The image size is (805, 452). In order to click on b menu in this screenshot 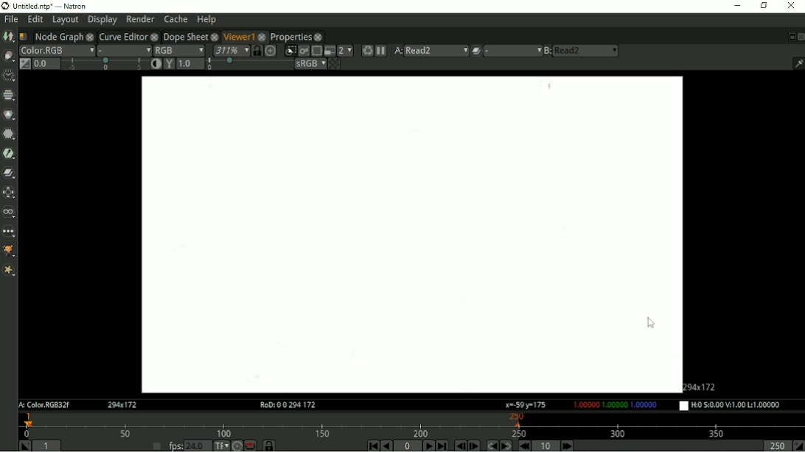, I will do `click(588, 51)`.